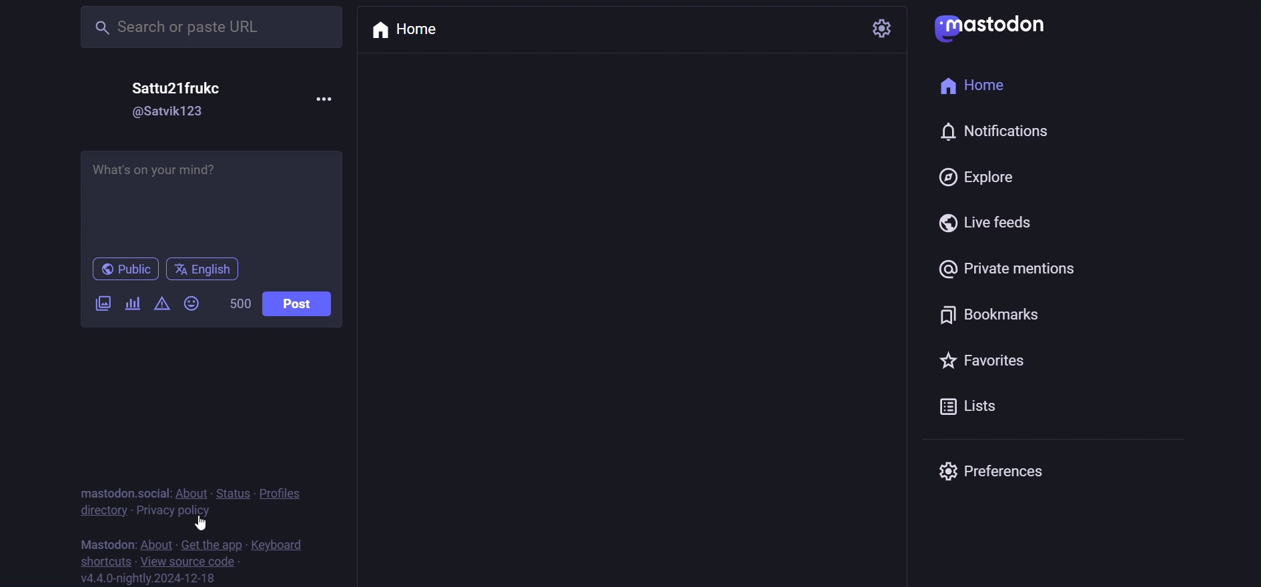  What do you see at coordinates (108, 542) in the screenshot?
I see `mastodon` at bounding box center [108, 542].